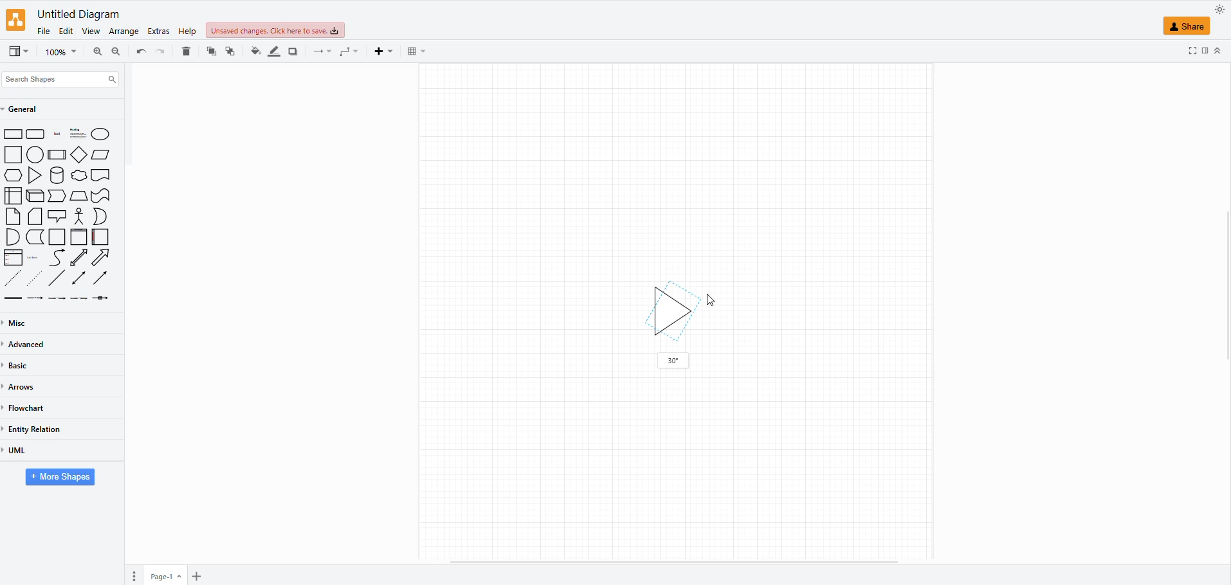  I want to click on cursor, so click(709, 300).